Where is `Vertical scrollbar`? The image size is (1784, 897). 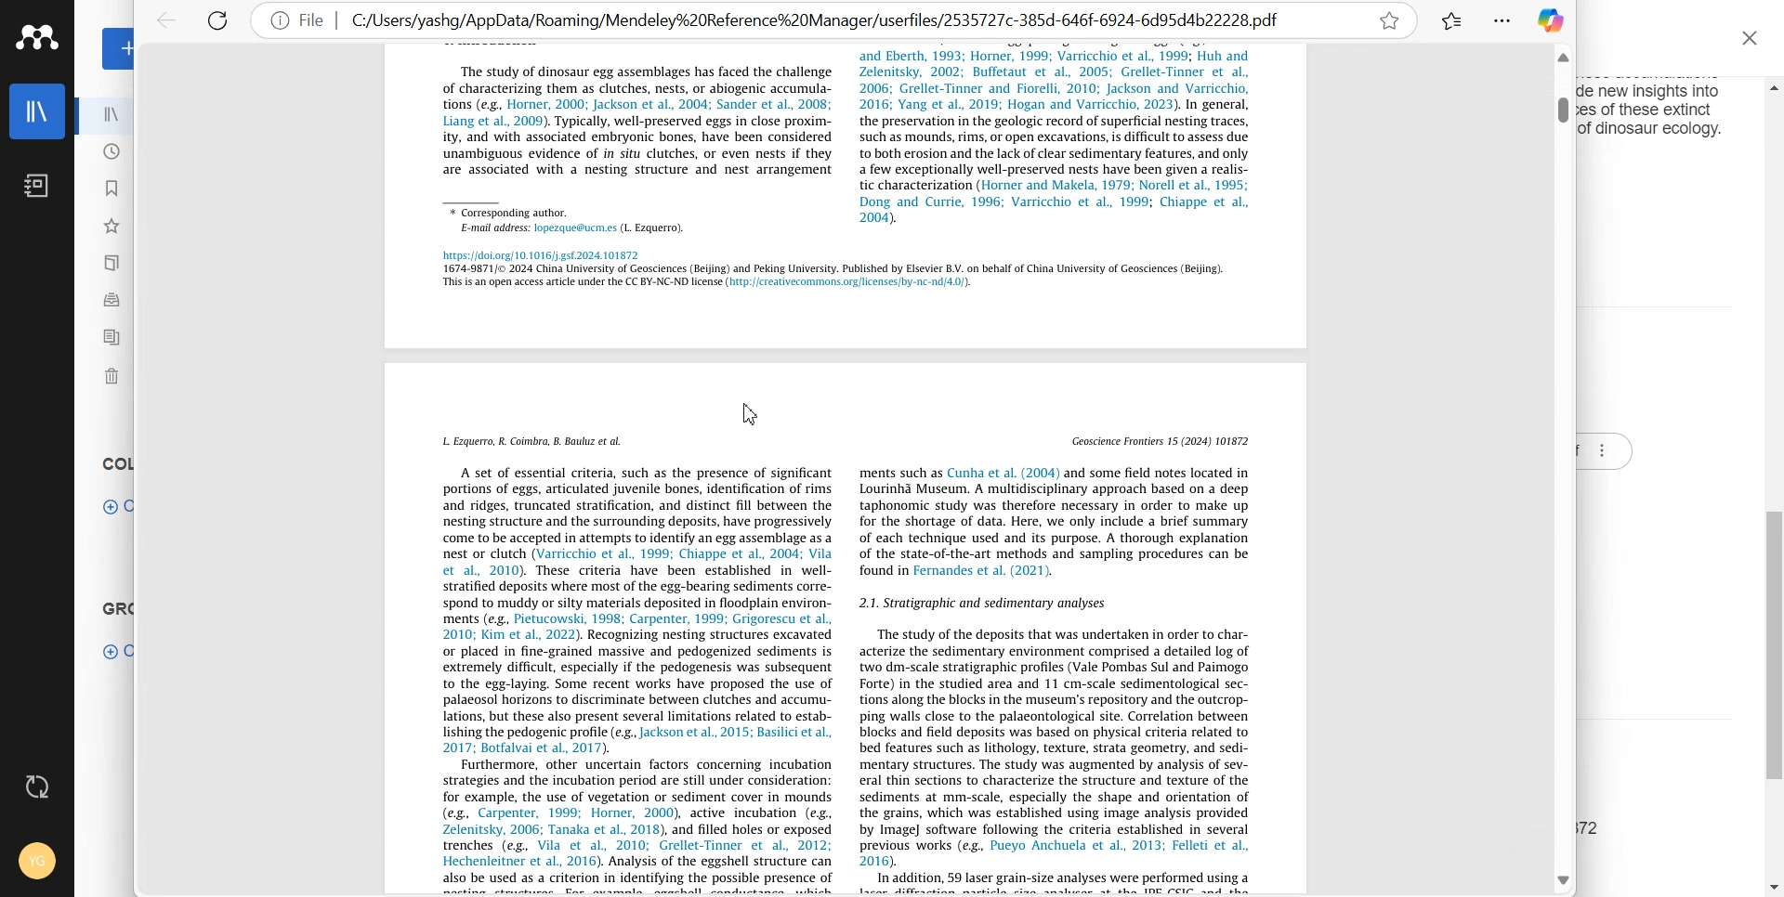 Vertical scrollbar is located at coordinates (1773, 644).